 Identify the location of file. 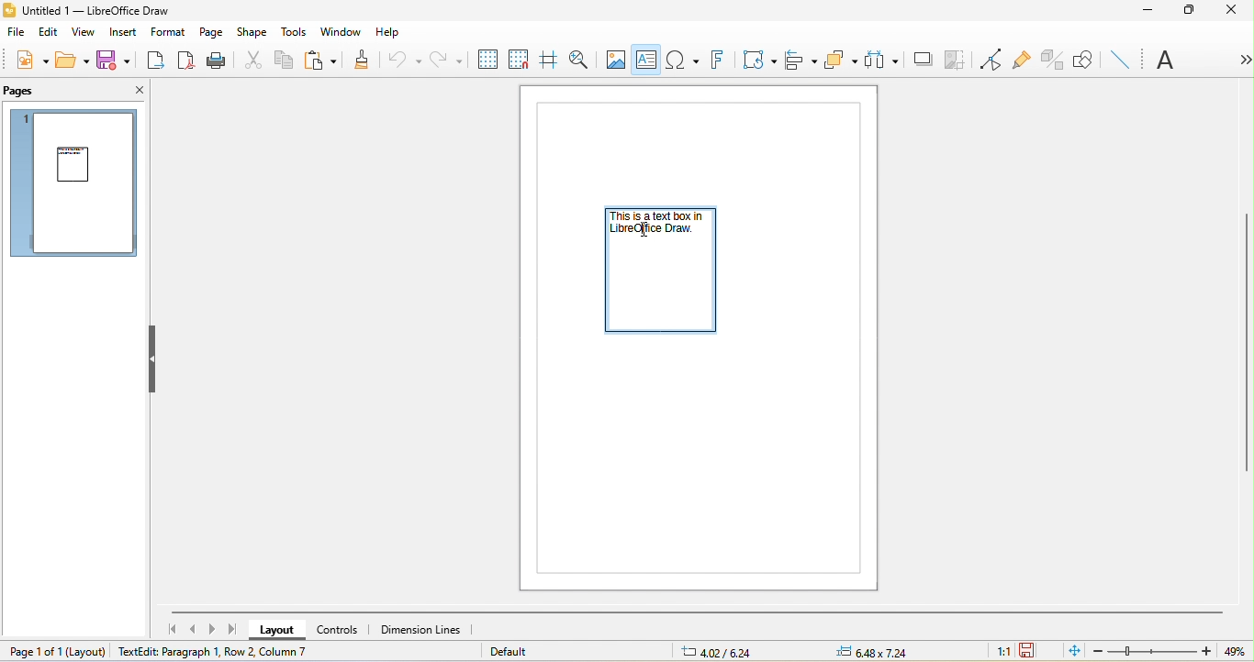
(18, 33).